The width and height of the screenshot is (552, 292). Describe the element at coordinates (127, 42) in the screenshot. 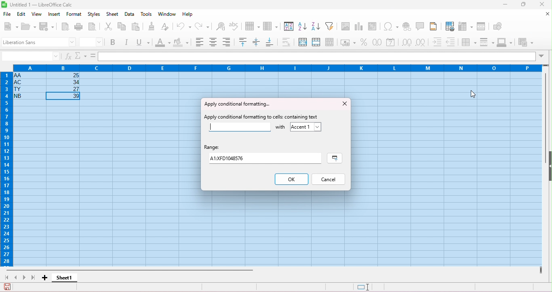

I see `italics` at that location.